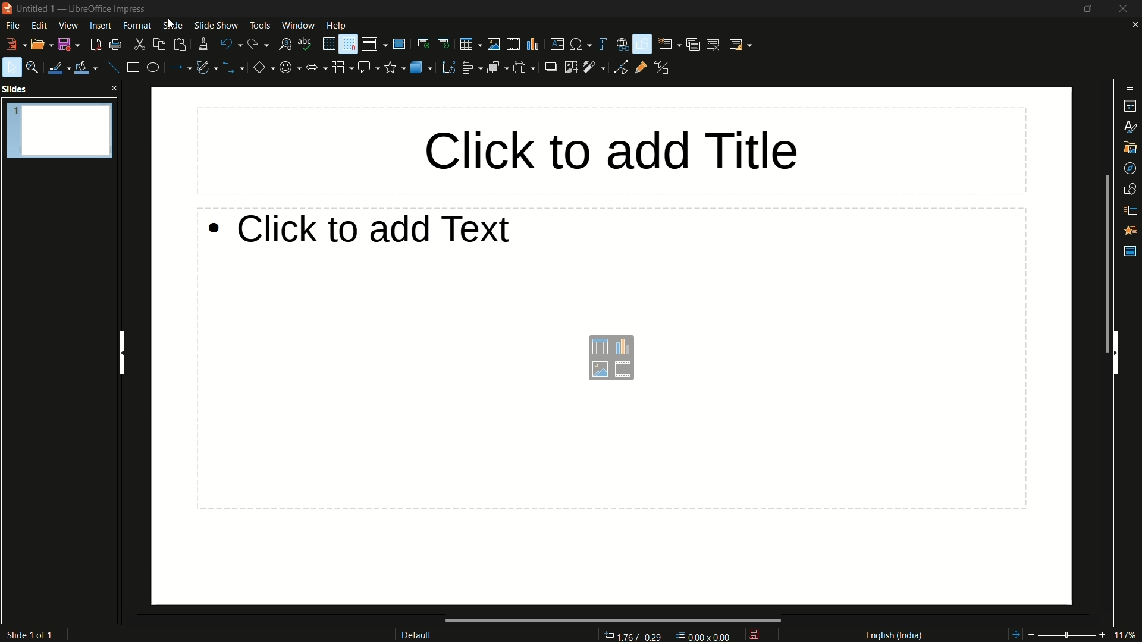  What do you see at coordinates (206, 68) in the screenshot?
I see `curves and polygon` at bounding box center [206, 68].